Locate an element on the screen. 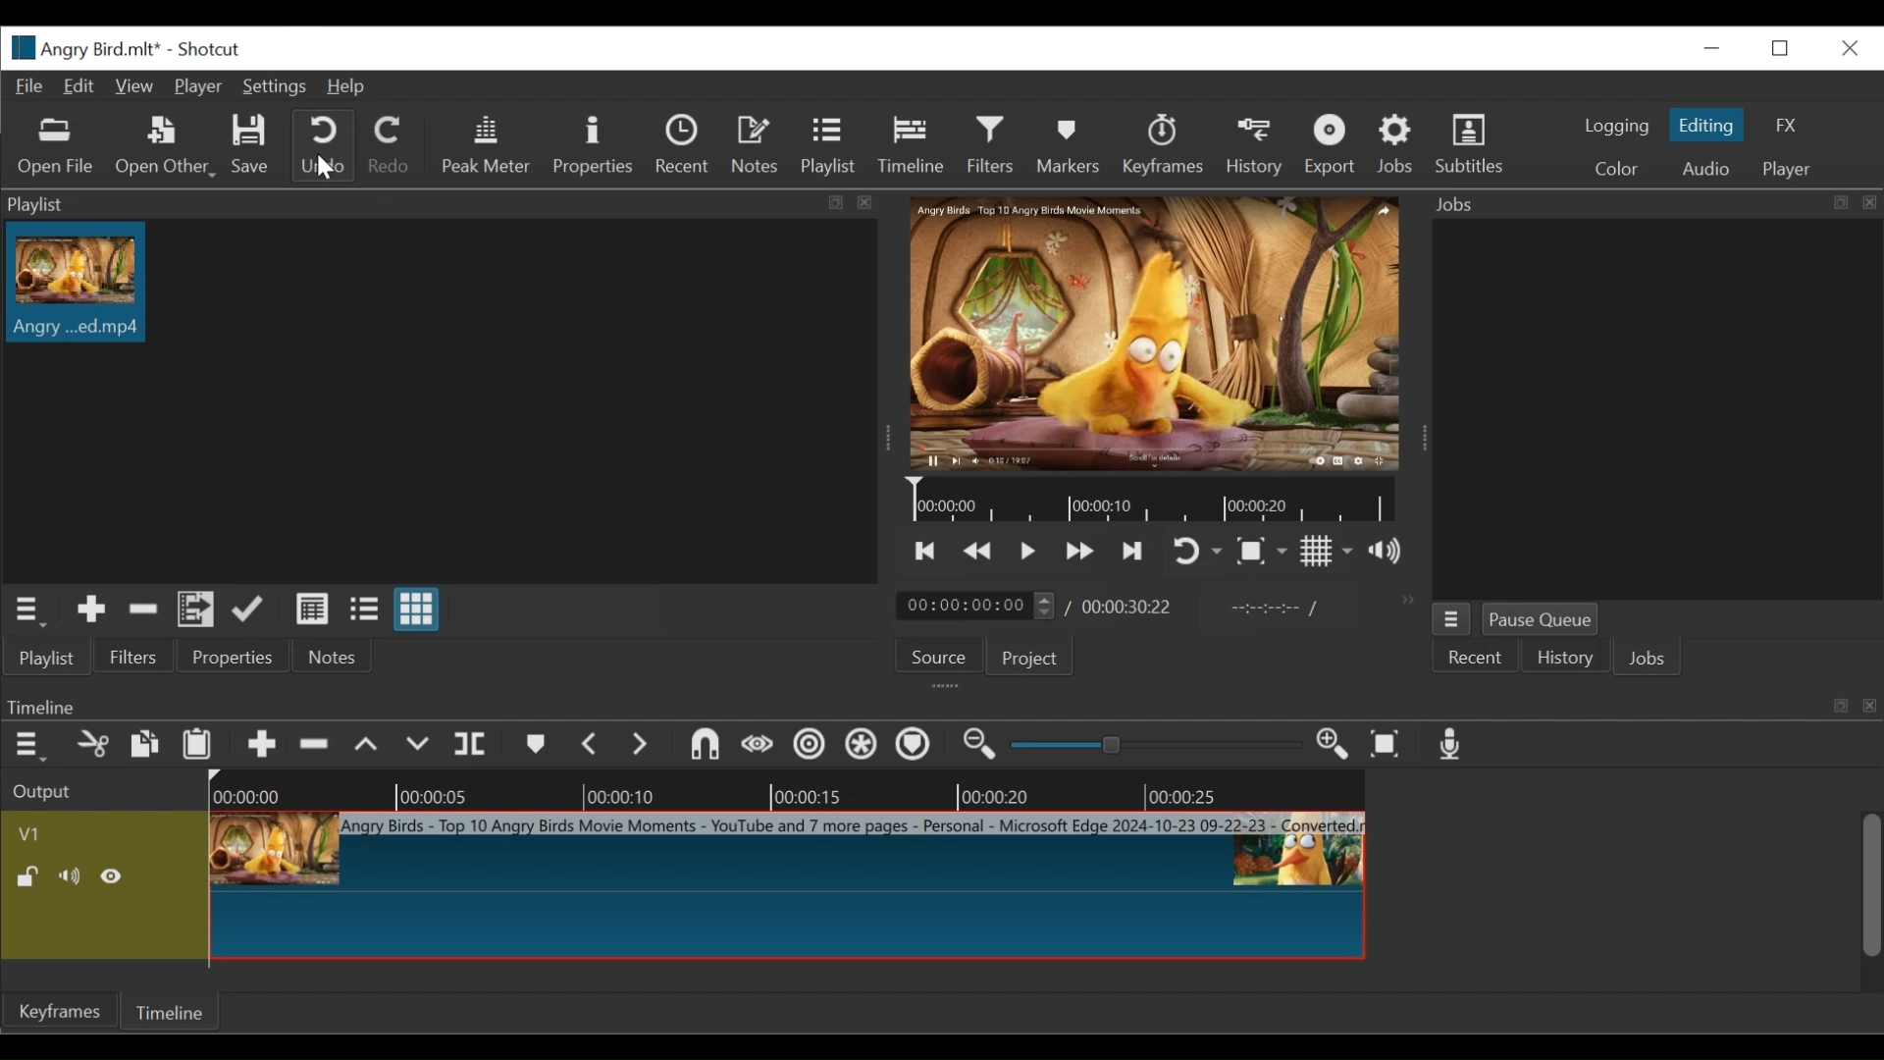  Ripple markers is located at coordinates (916, 746).